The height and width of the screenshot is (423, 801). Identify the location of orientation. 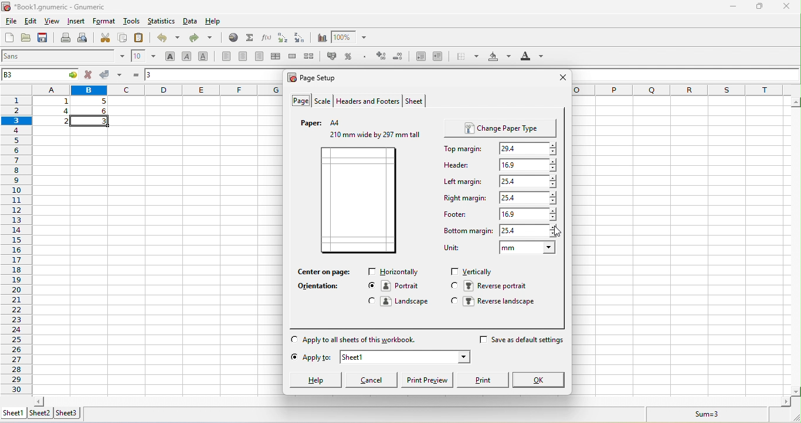
(324, 286).